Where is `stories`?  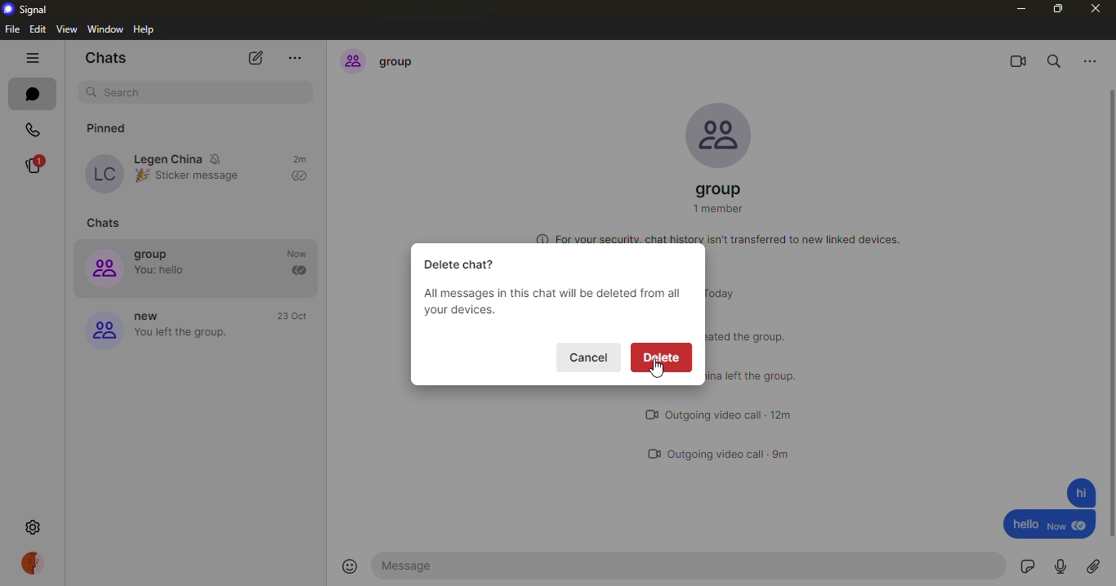 stories is located at coordinates (35, 160).